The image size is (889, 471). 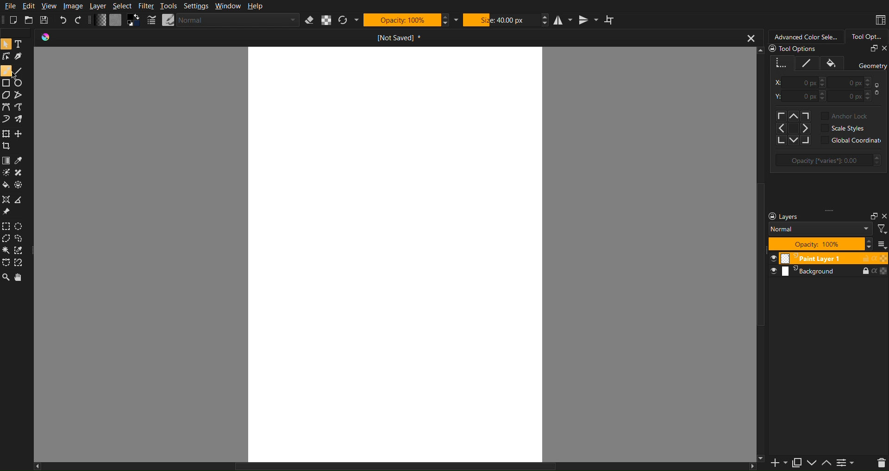 I want to click on Layer Settings, so click(x=816, y=217).